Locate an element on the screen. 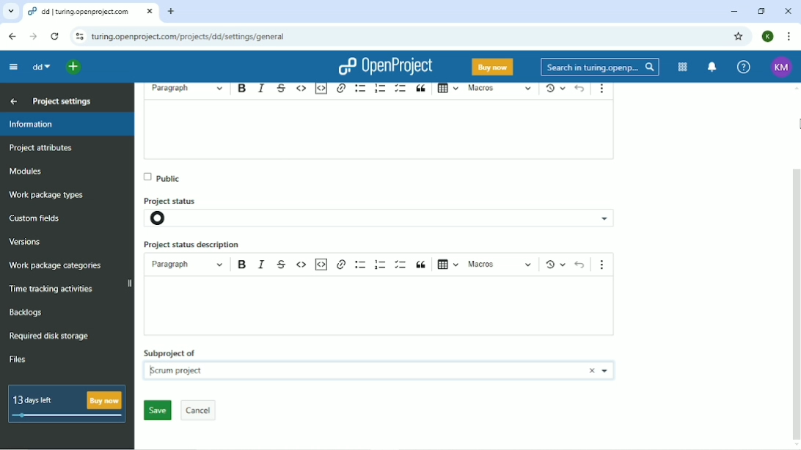 This screenshot has width=801, height=450. Wok package categories is located at coordinates (56, 266).